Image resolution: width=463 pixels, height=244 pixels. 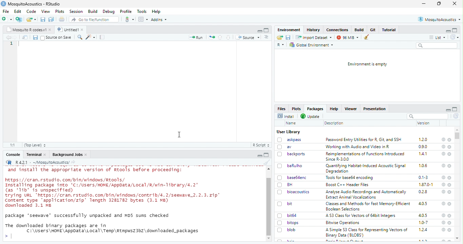 What do you see at coordinates (280, 192) in the screenshot?
I see `checkbox` at bounding box center [280, 192].